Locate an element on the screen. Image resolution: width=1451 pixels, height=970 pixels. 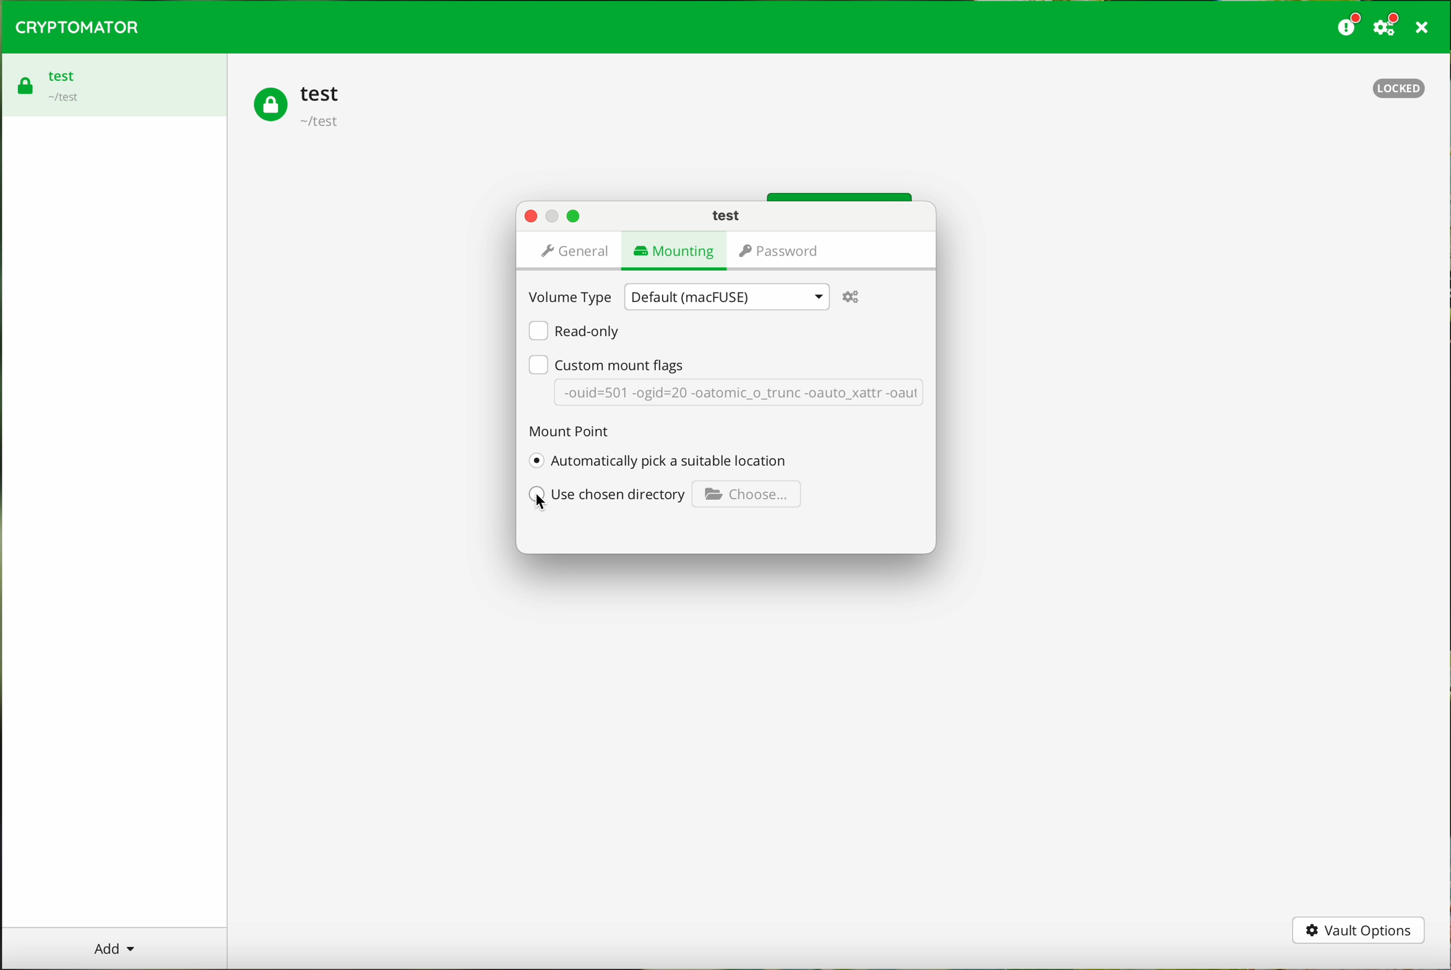
close pop-up is located at coordinates (531, 217).